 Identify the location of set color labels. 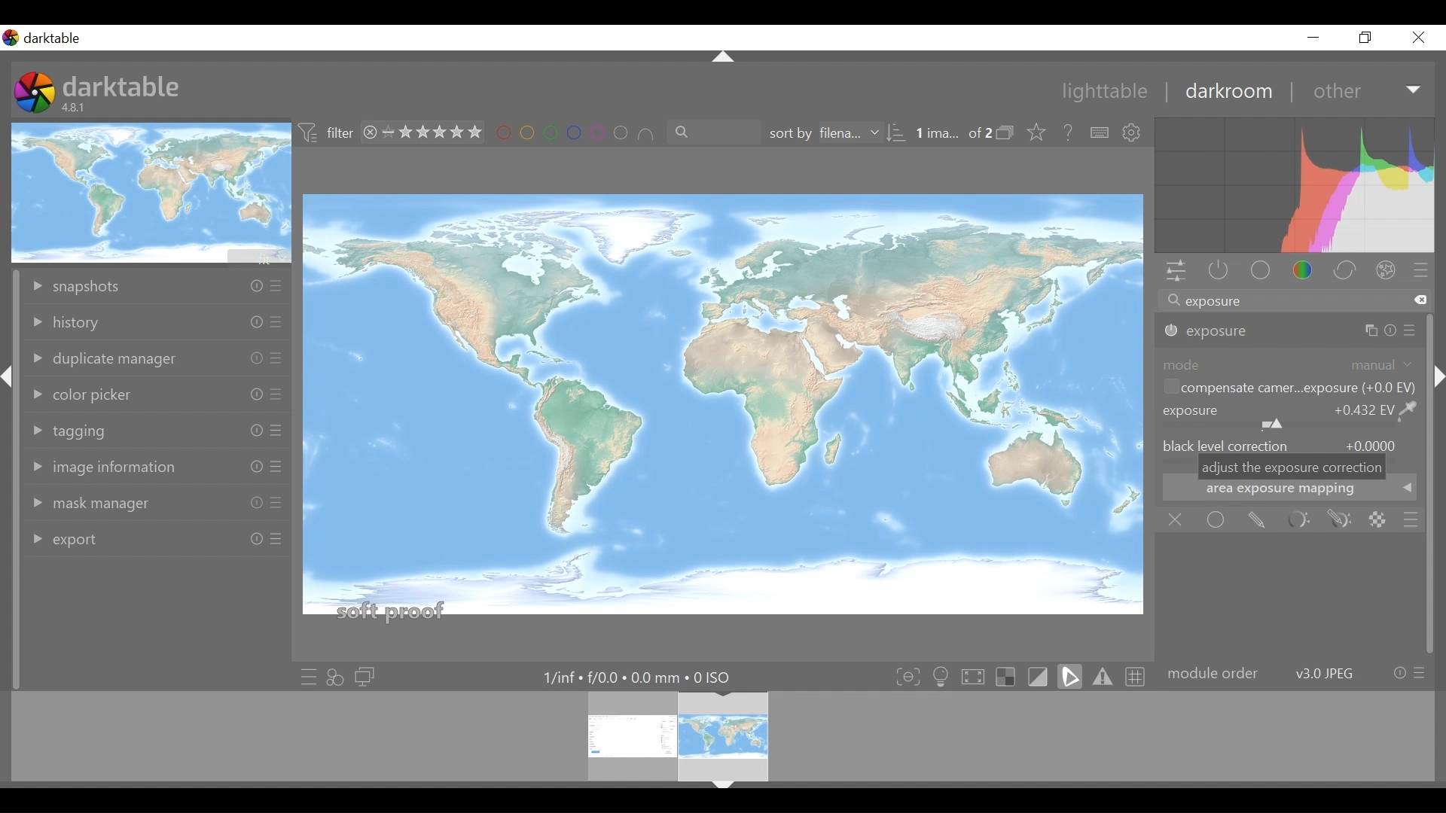
(575, 133).